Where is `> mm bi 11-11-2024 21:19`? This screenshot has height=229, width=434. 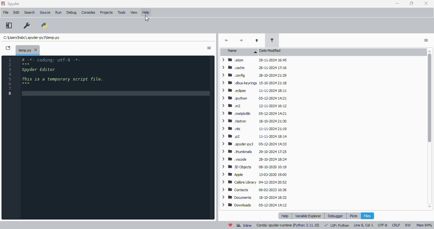 > mm bi 11-11-2024 21:19 is located at coordinates (253, 128).